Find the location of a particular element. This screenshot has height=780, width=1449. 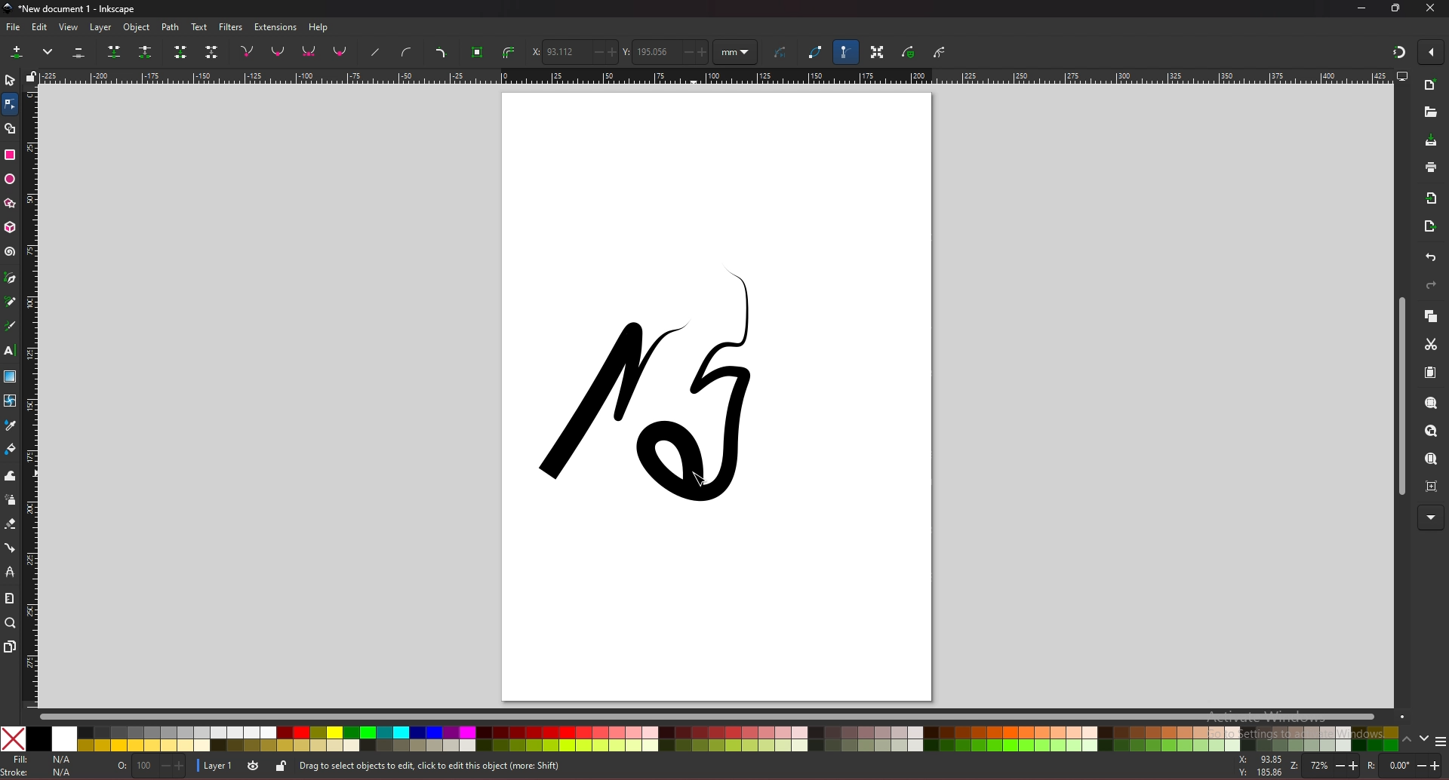

calligraphy is located at coordinates (10, 326).